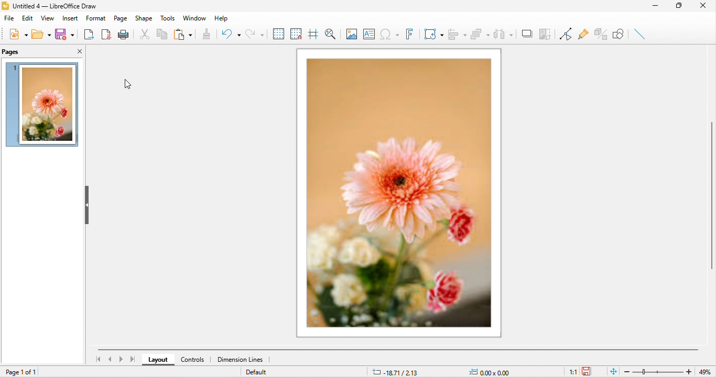 The height and width of the screenshot is (378, 716). I want to click on vertical scroll bar, so click(711, 198).